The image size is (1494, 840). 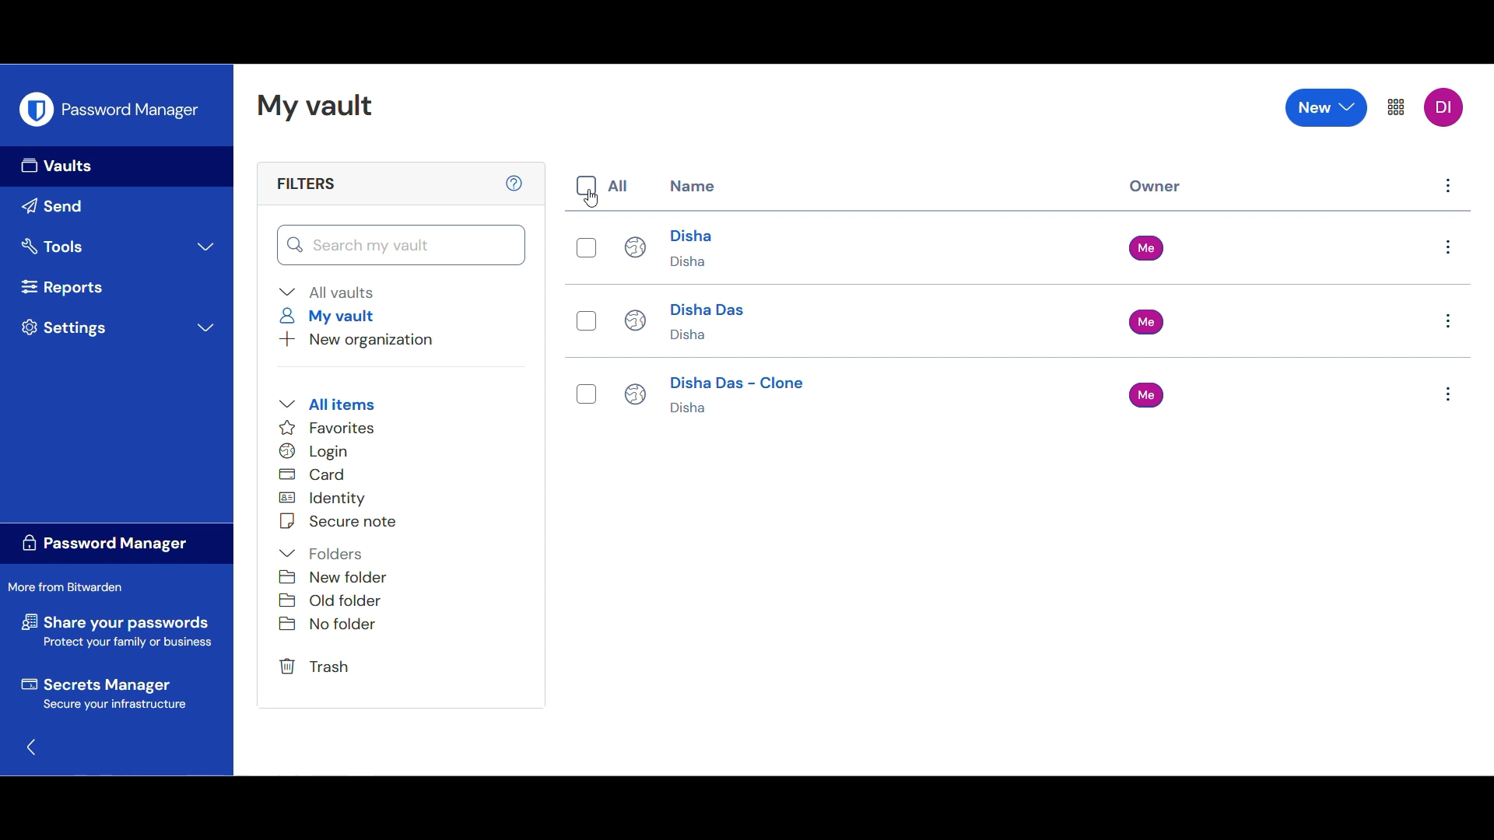 What do you see at coordinates (1396, 107) in the screenshot?
I see `More settings` at bounding box center [1396, 107].